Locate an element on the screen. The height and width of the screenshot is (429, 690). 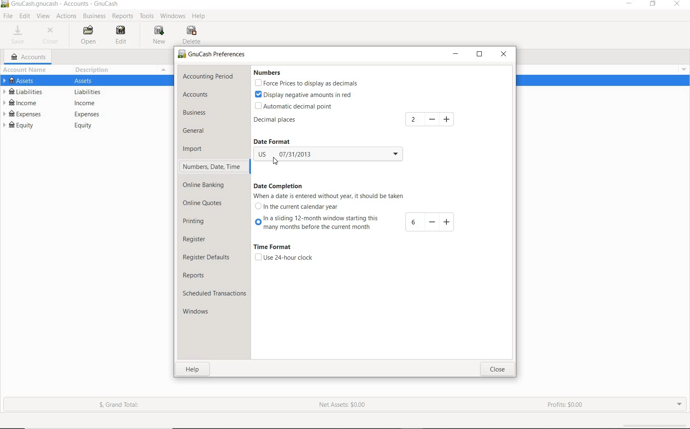
EDIT is located at coordinates (25, 16).